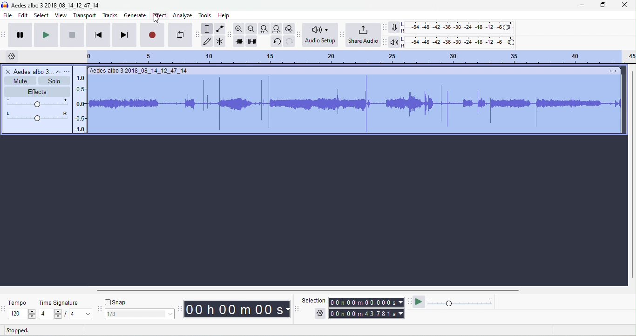 The image size is (636, 336). Describe the element at coordinates (208, 42) in the screenshot. I see `draw tool` at that location.